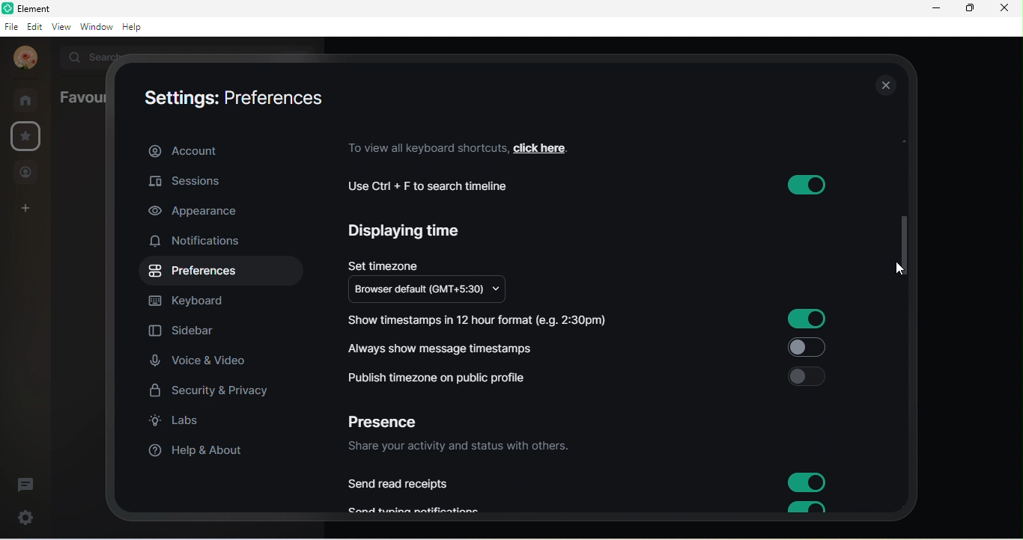  I want to click on labs, so click(183, 424).